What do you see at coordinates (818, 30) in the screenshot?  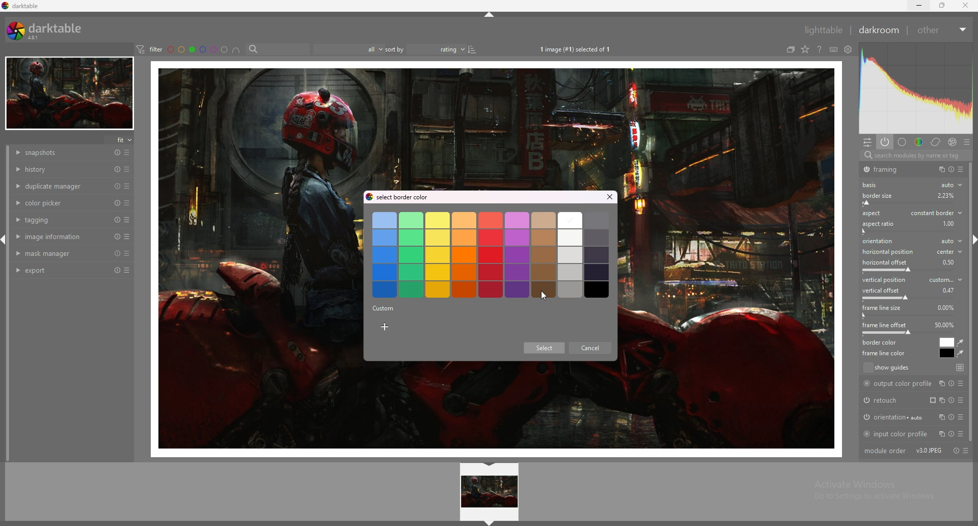 I see `lighttable` at bounding box center [818, 30].